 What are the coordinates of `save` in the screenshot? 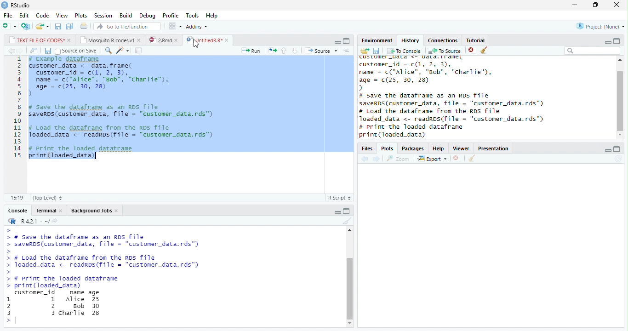 It's located at (377, 51).